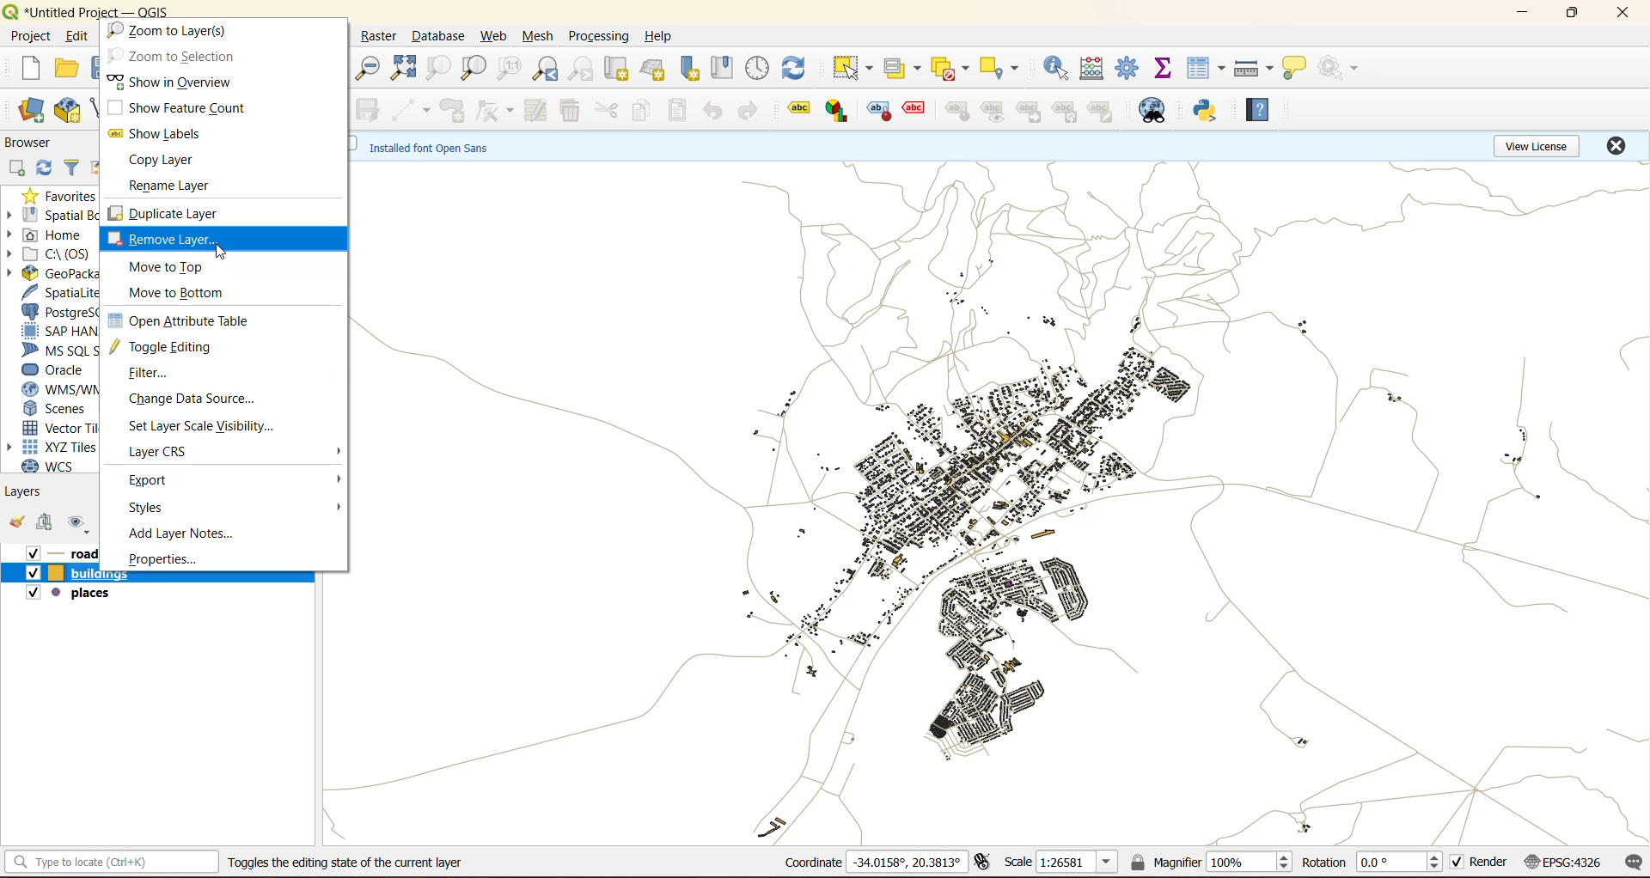 The image size is (1650, 878). Describe the element at coordinates (654, 67) in the screenshot. I see `new 3d map` at that location.